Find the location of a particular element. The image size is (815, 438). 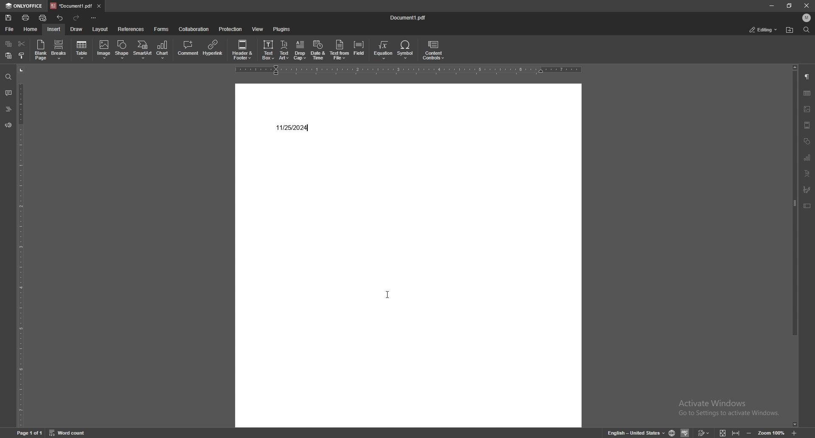

select is located at coordinates (22, 56).